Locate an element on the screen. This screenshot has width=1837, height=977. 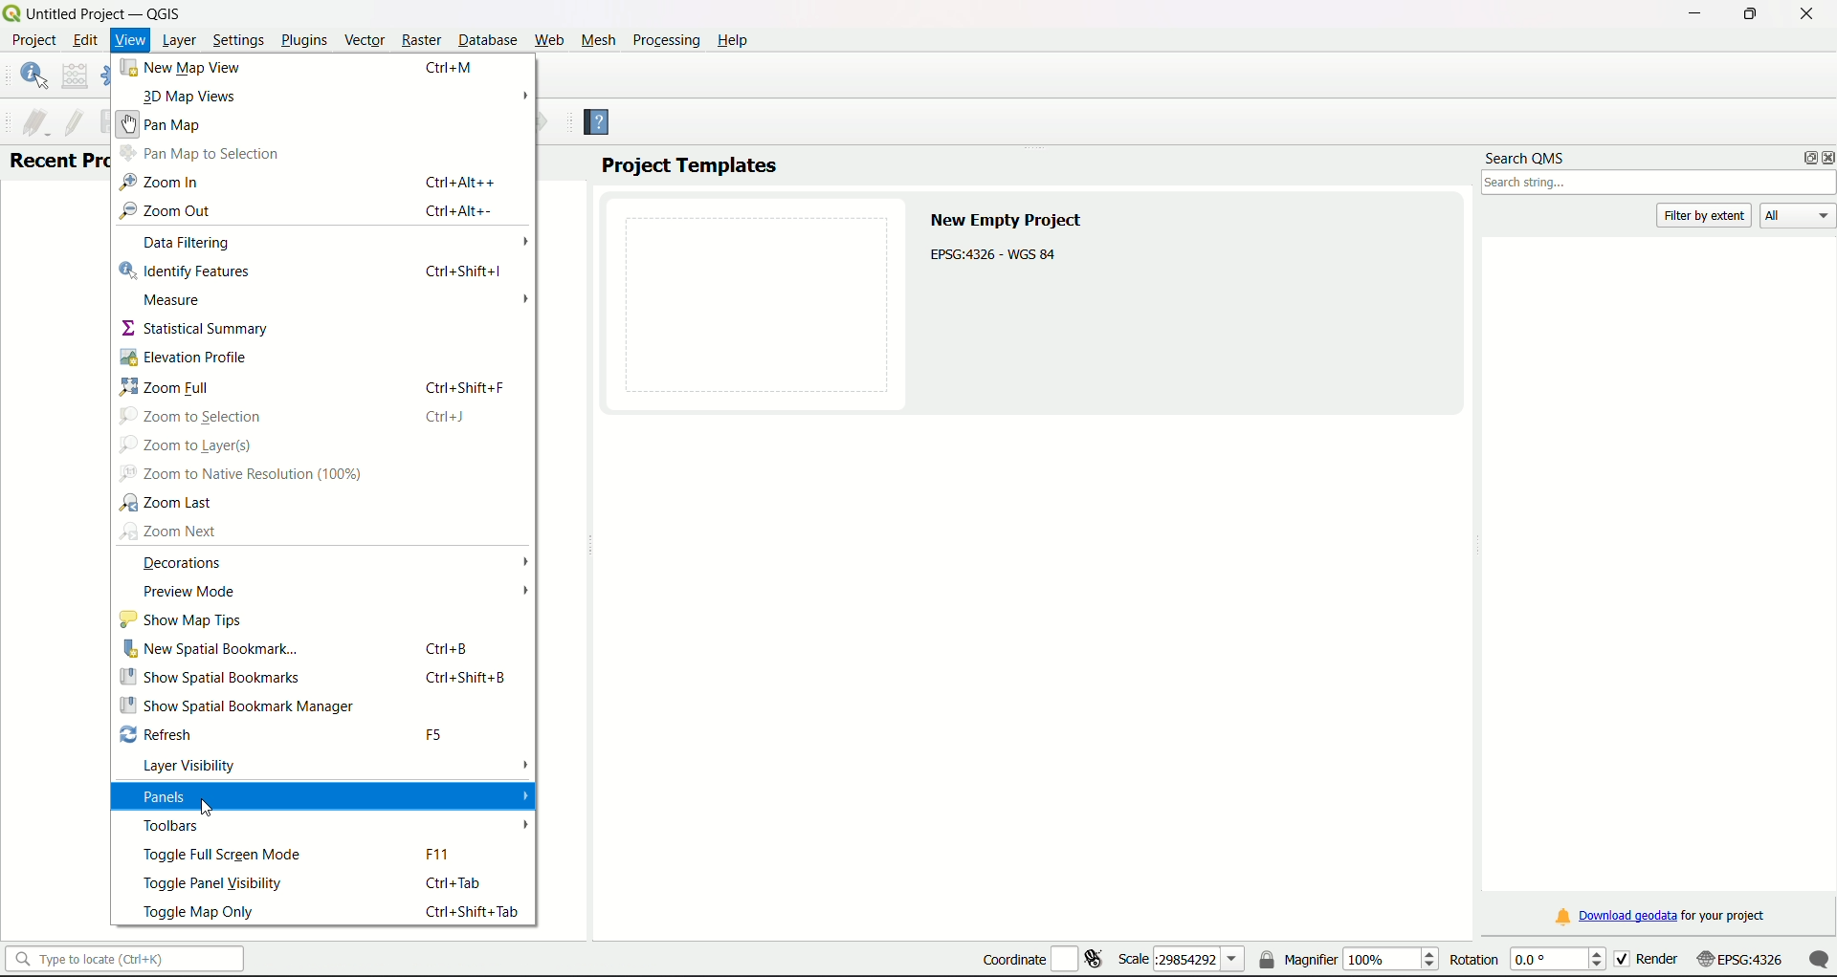
close is located at coordinates (1805, 12).